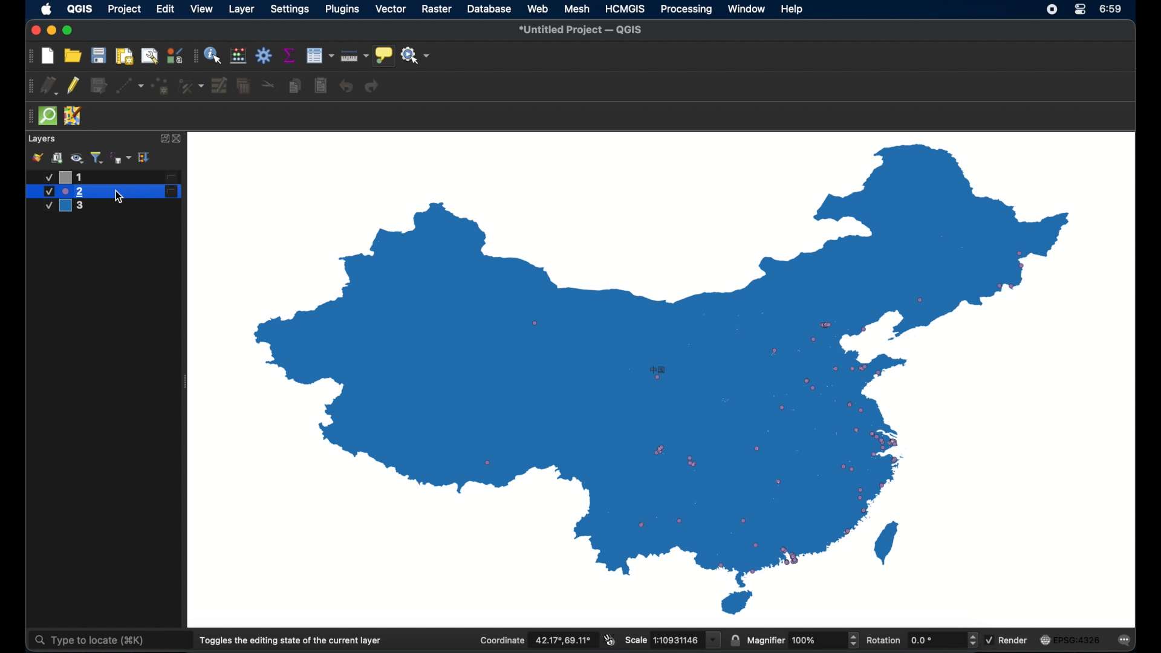 The image size is (1161, 653). What do you see at coordinates (321, 86) in the screenshot?
I see `paste features` at bounding box center [321, 86].